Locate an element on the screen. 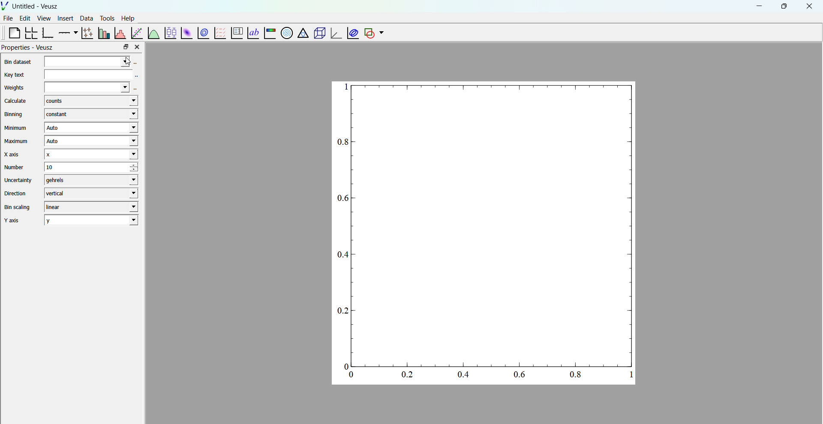 The width and height of the screenshot is (823, 424). x  is located at coordinates (92, 154).